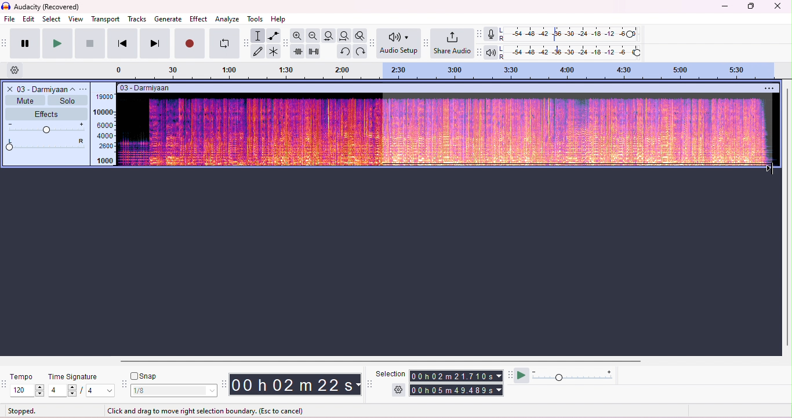 This screenshot has height=418, width=792. Describe the element at coordinates (29, 19) in the screenshot. I see `edit` at that location.